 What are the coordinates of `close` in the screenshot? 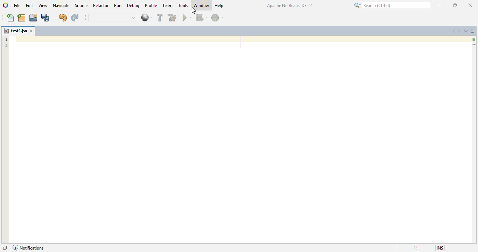 It's located at (471, 5).